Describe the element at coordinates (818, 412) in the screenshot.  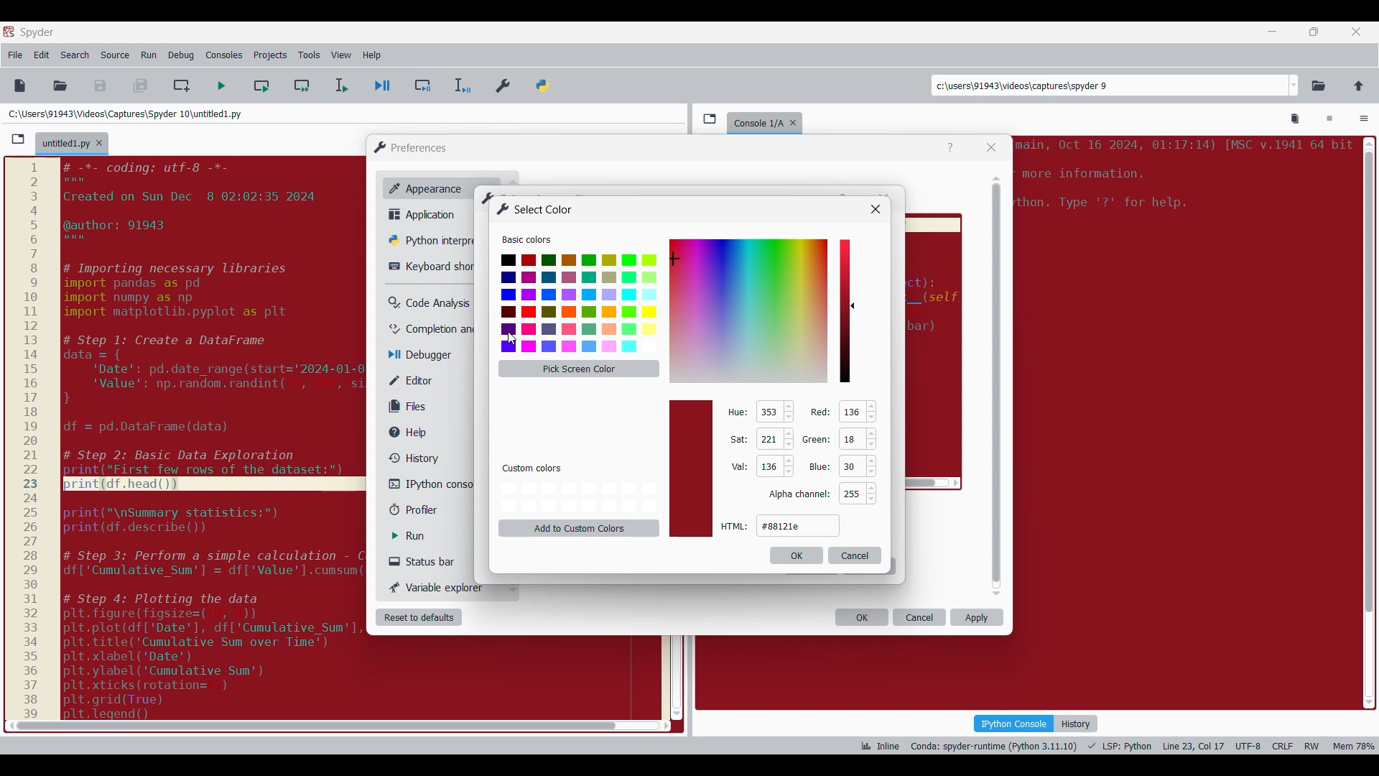
I see `red` at that location.